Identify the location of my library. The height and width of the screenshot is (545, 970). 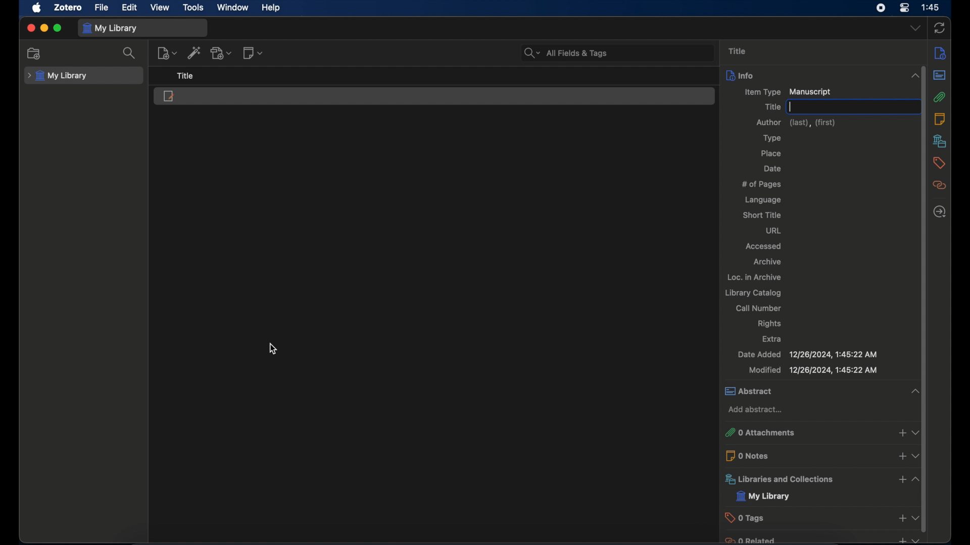
(57, 76).